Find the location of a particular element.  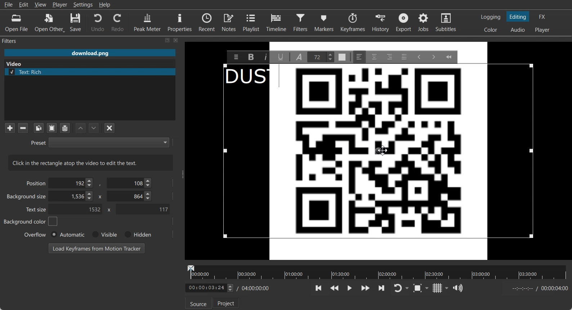

Player is located at coordinates (60, 5).